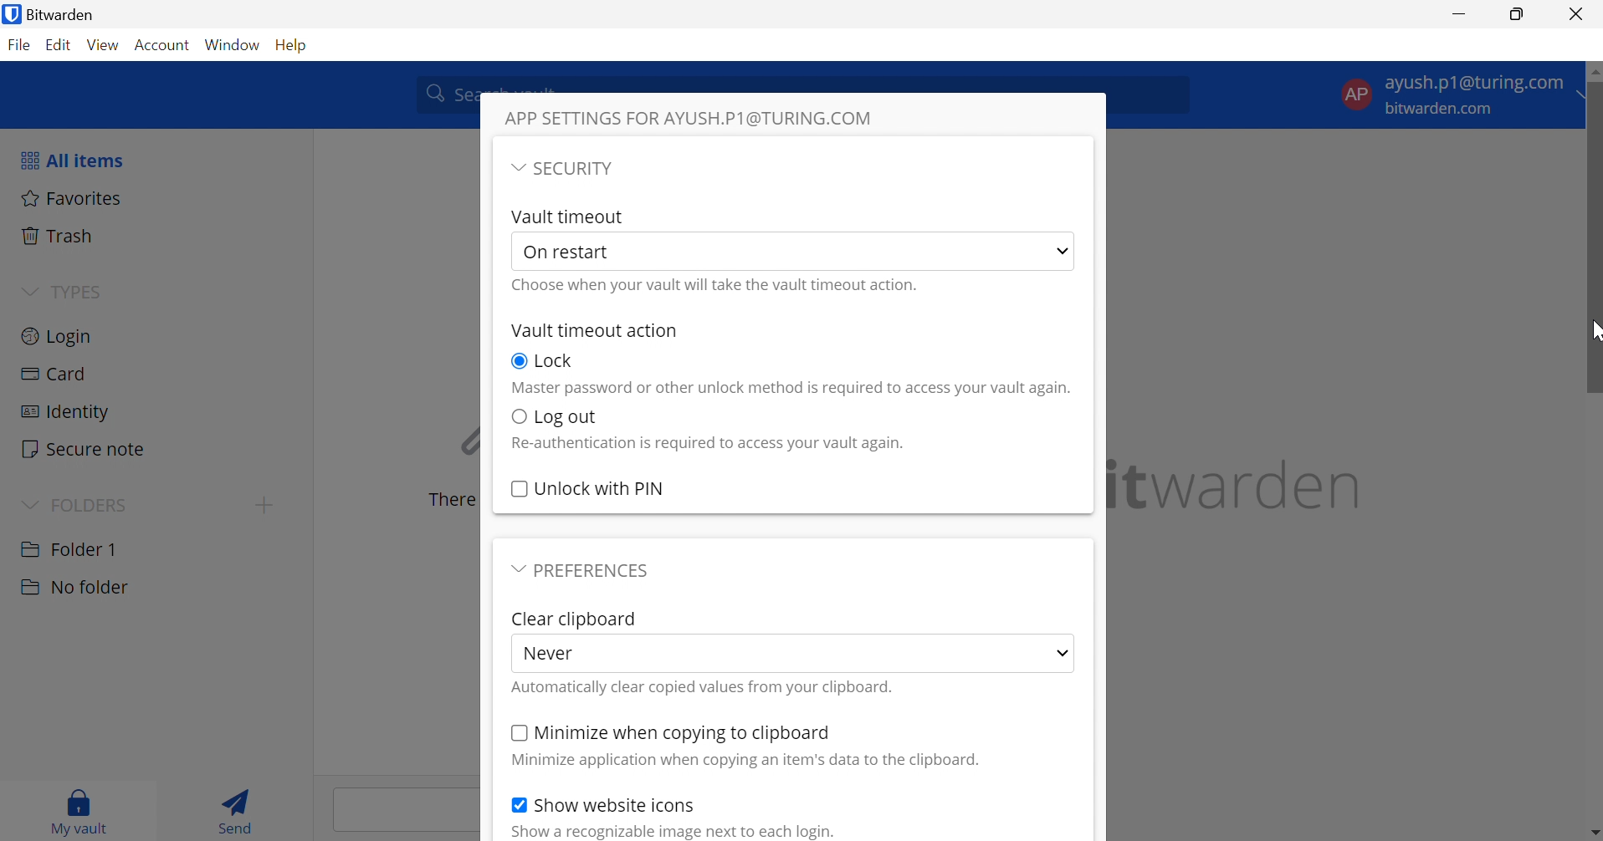 The width and height of the screenshot is (1603, 841). Describe the element at coordinates (516, 804) in the screenshot. I see `Checkbox` at that location.